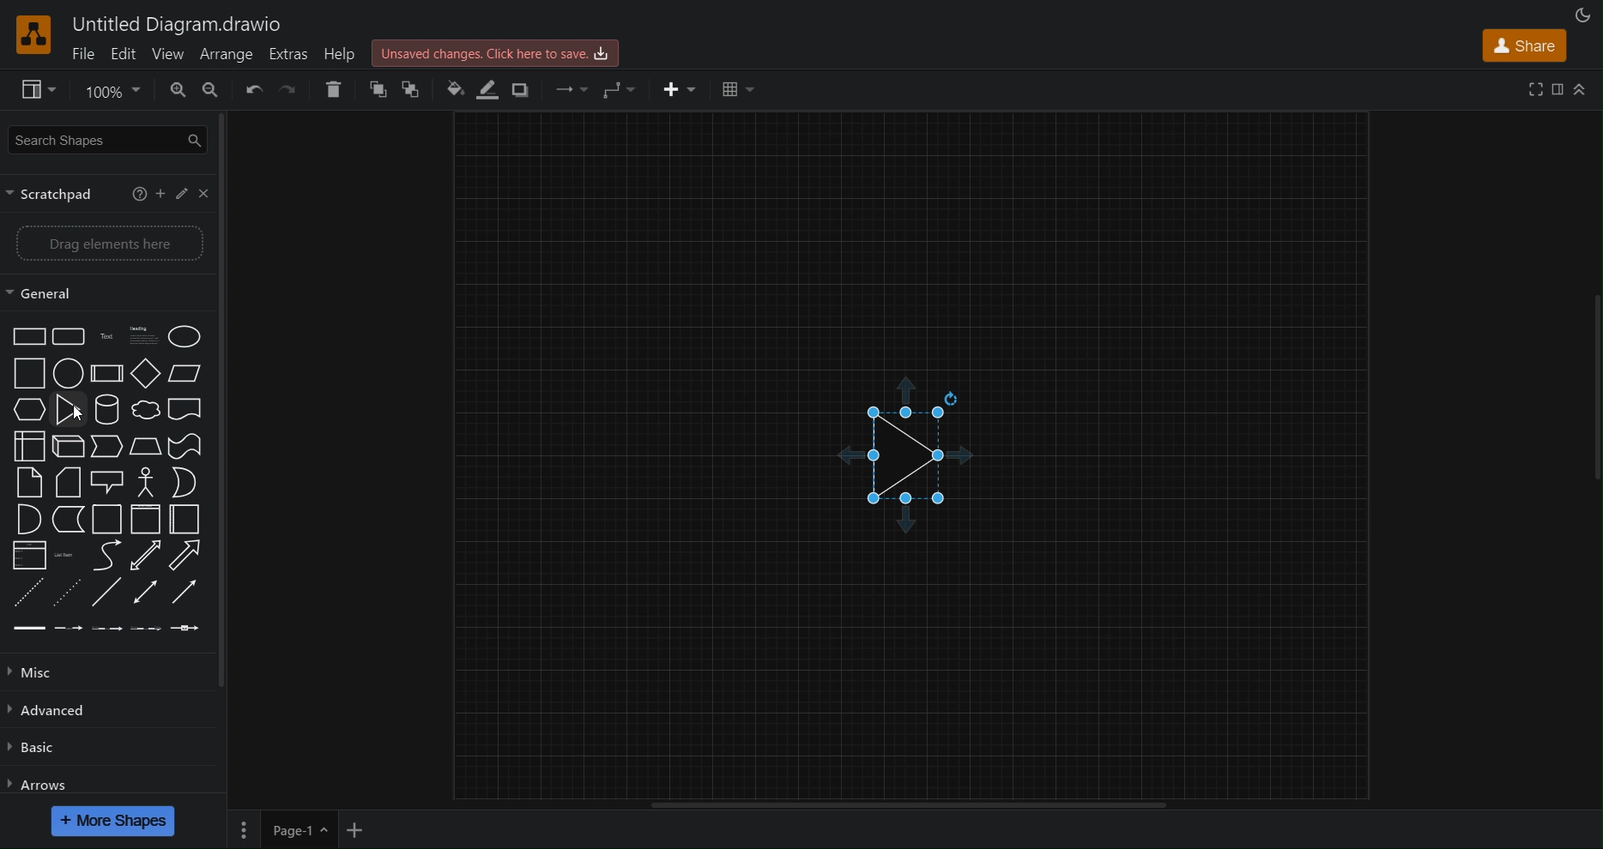 The height and width of the screenshot is (849, 1603). What do you see at coordinates (520, 90) in the screenshot?
I see `Shadow` at bounding box center [520, 90].